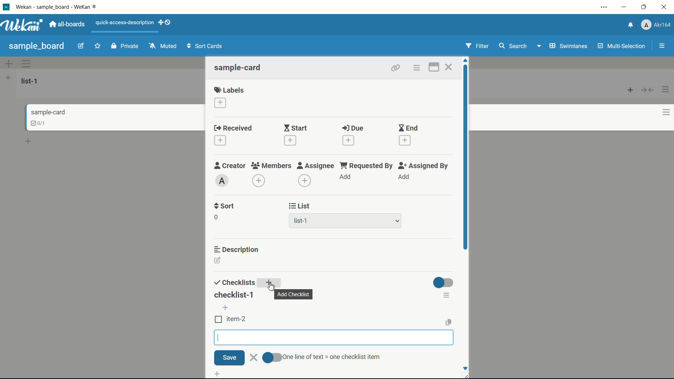 Image resolution: width=674 pixels, height=379 pixels. What do you see at coordinates (316, 166) in the screenshot?
I see `assignee` at bounding box center [316, 166].